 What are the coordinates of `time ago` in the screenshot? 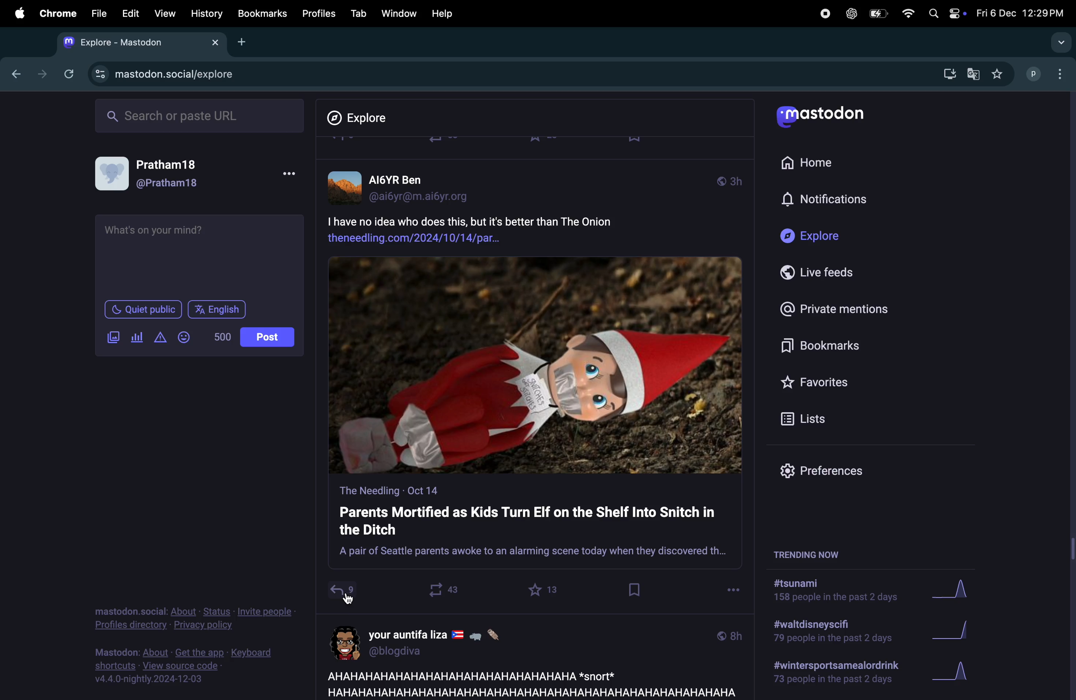 It's located at (729, 180).